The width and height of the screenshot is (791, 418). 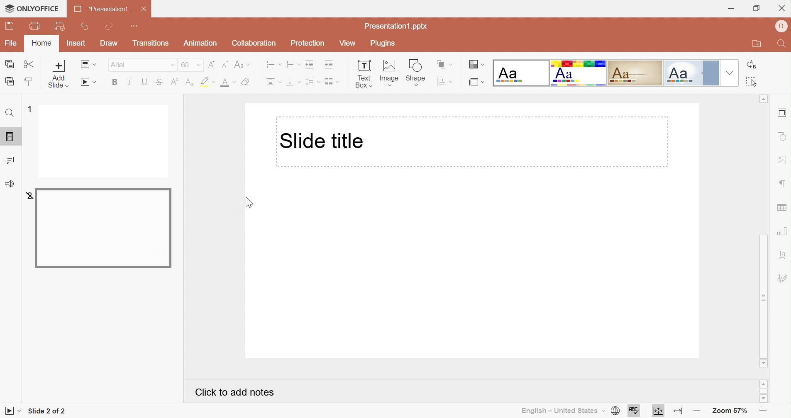 I want to click on Decrease Indent, so click(x=310, y=64).